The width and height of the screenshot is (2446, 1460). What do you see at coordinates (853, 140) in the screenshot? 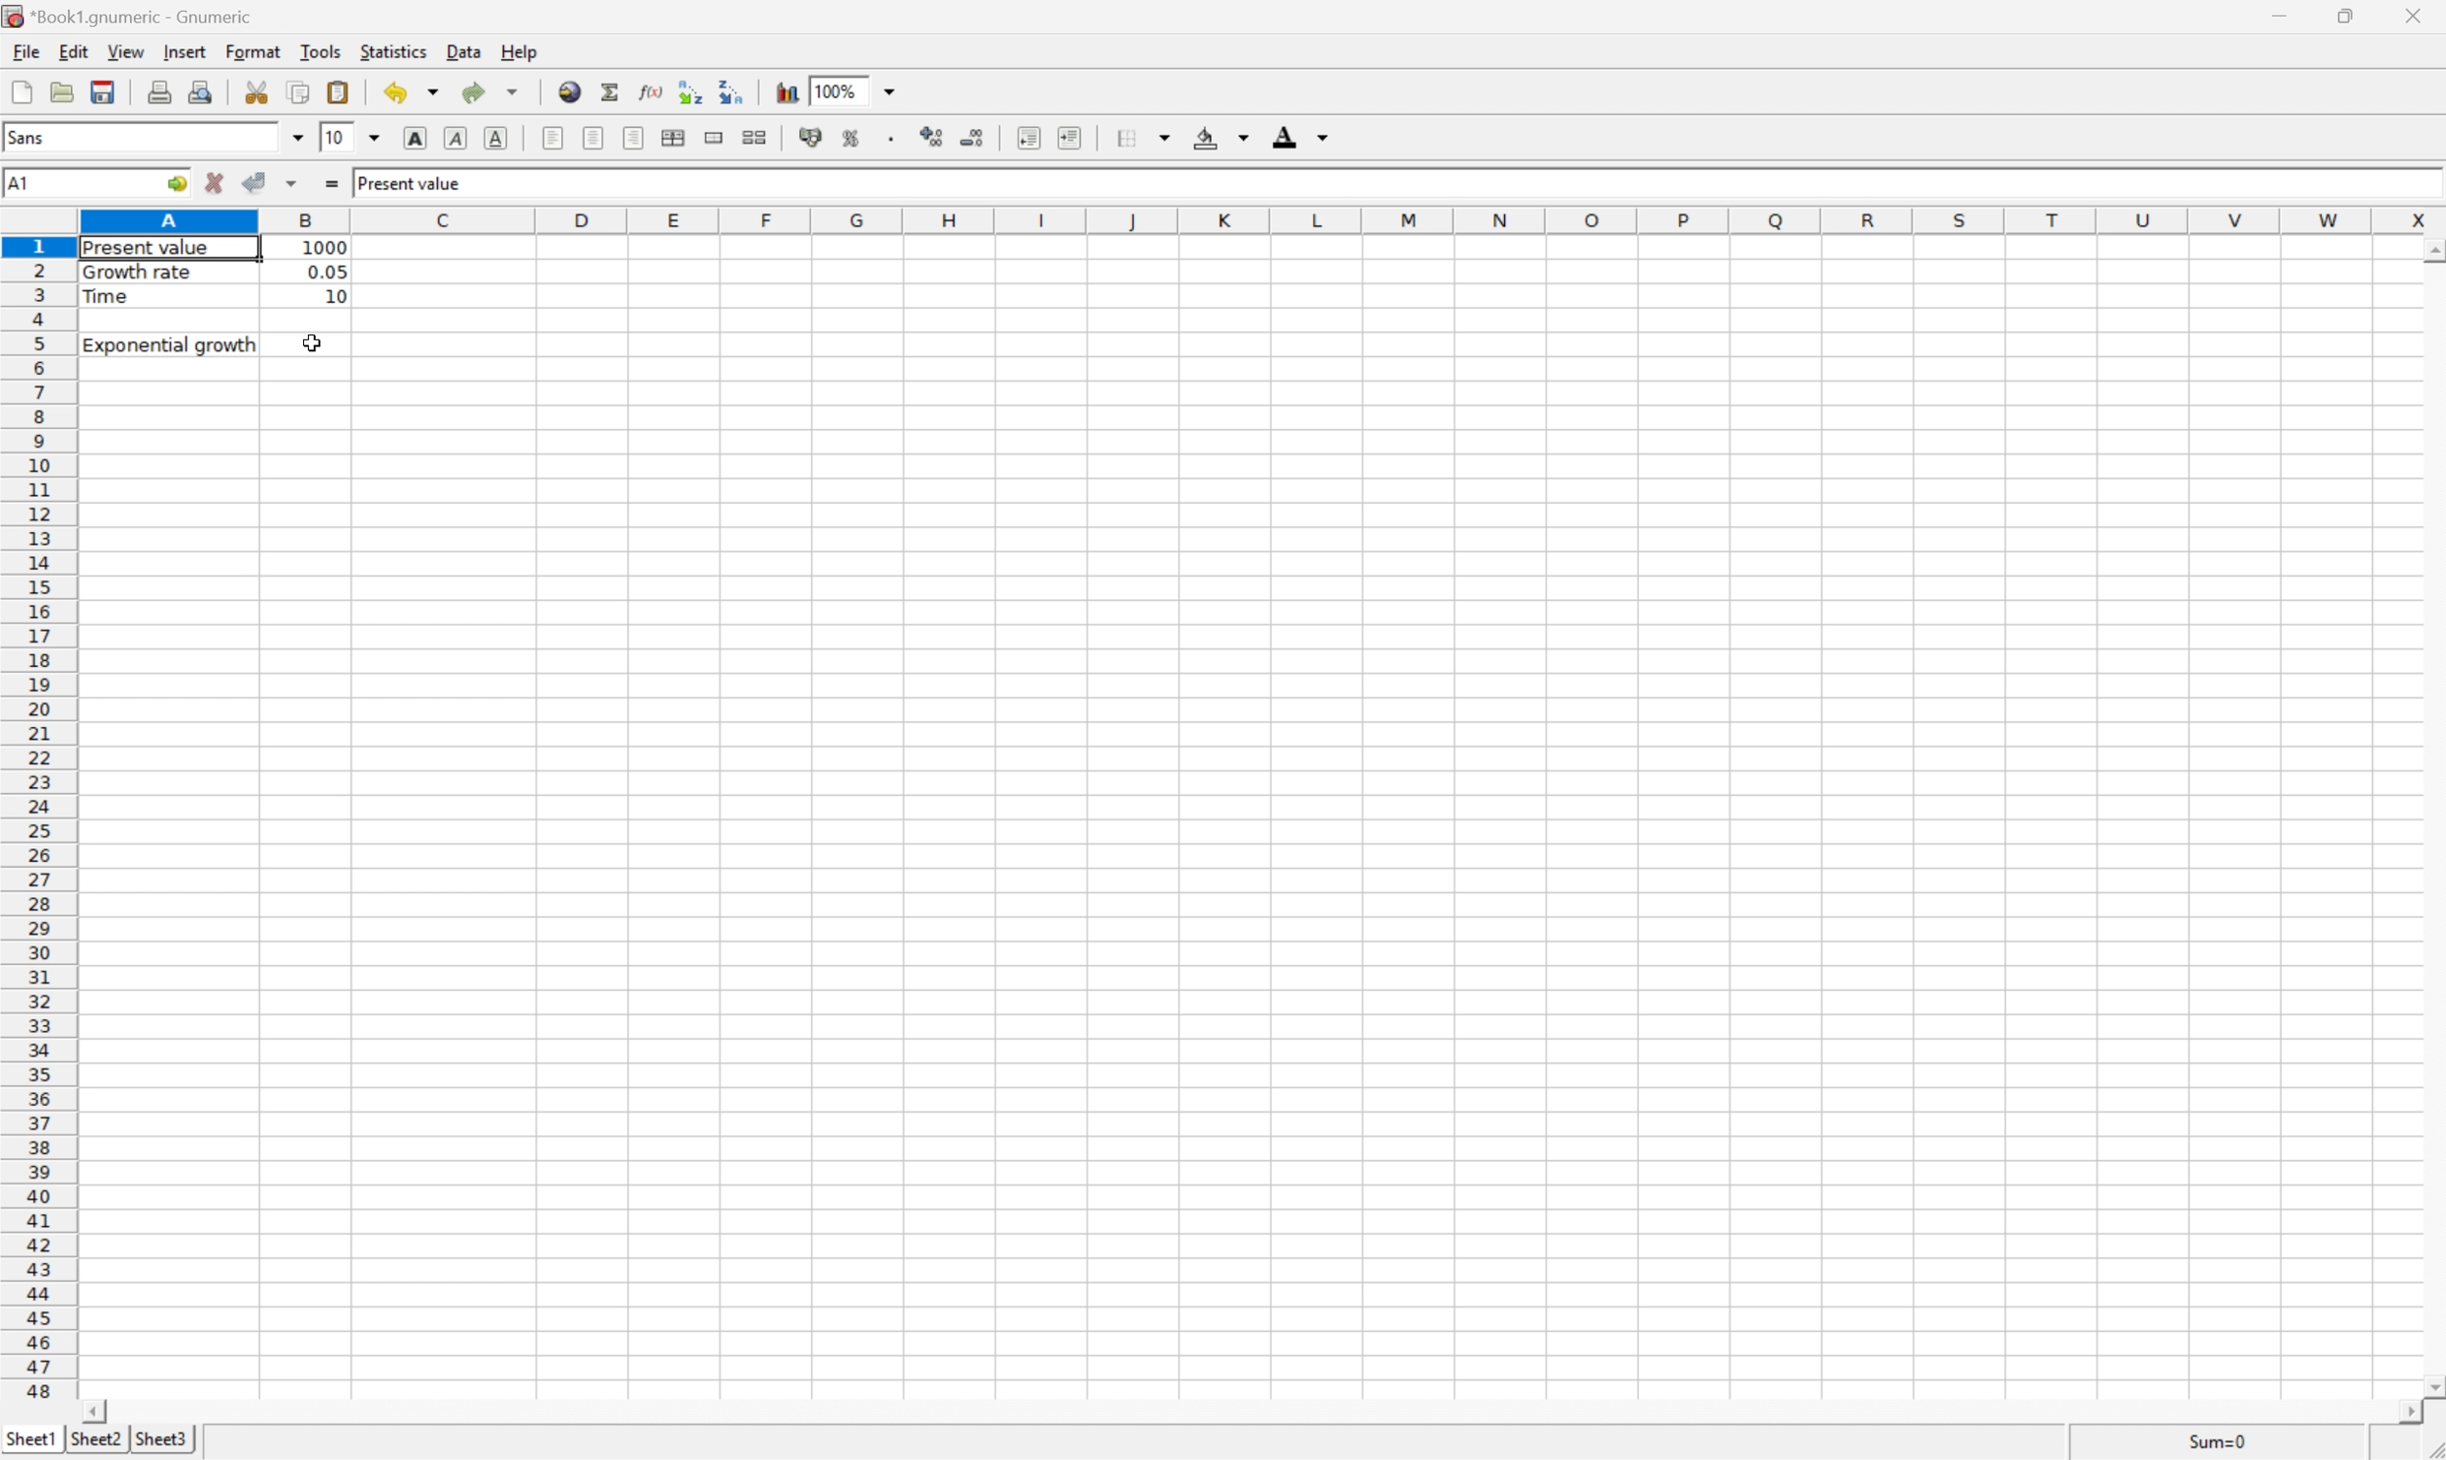
I see `Format the selection as percentage` at bounding box center [853, 140].